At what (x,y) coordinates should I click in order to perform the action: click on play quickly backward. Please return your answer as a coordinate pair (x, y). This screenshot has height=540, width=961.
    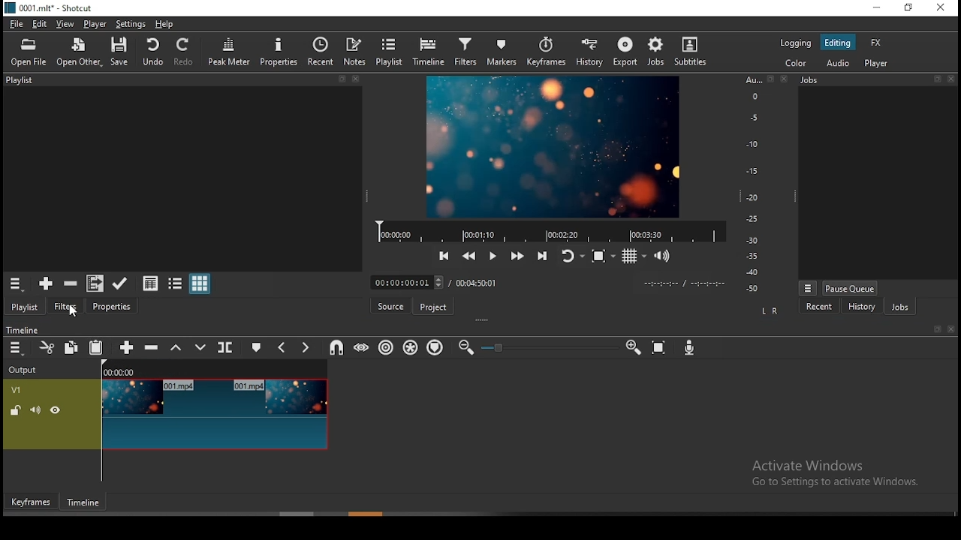
    Looking at the image, I should click on (471, 254).